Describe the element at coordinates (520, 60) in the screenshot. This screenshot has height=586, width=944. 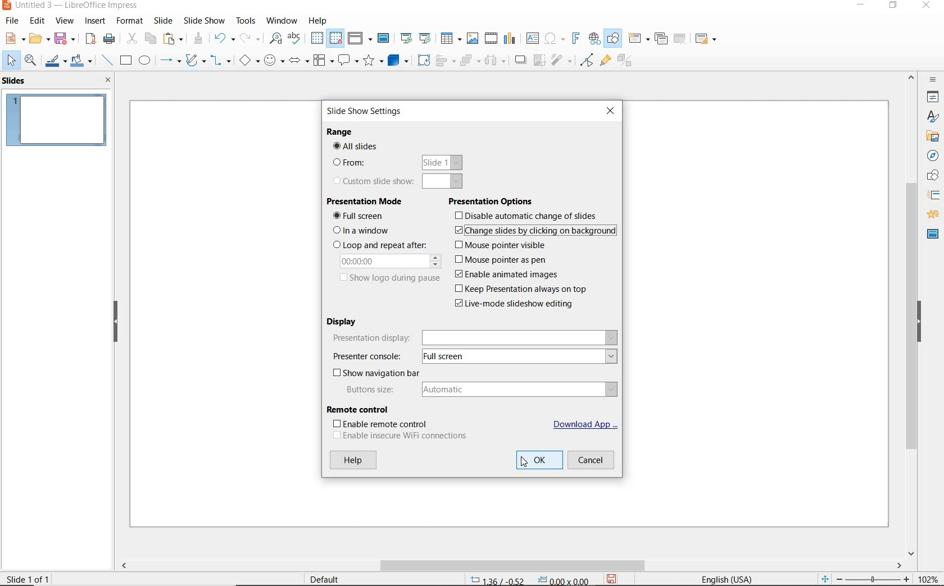
I see `SHADOW` at that location.